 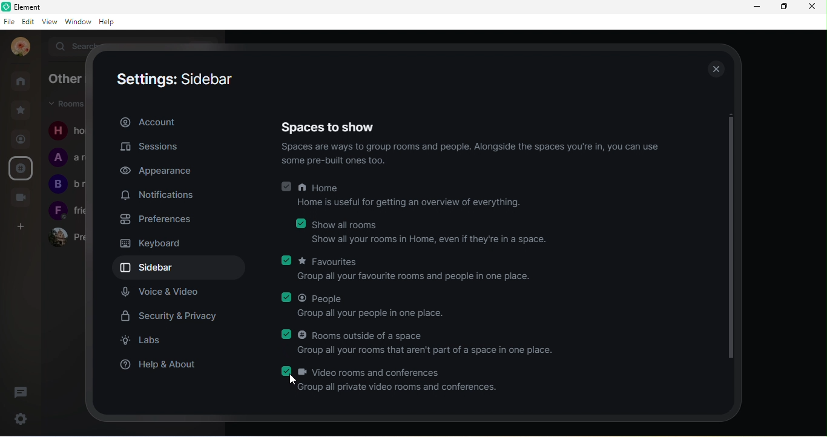 What do you see at coordinates (153, 341) in the screenshot?
I see `labs` at bounding box center [153, 341].